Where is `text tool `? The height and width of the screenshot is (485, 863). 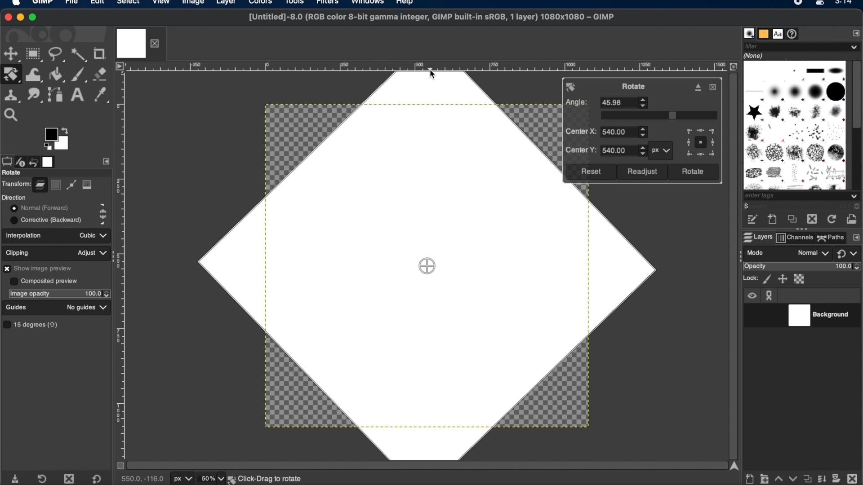 text tool  is located at coordinates (77, 95).